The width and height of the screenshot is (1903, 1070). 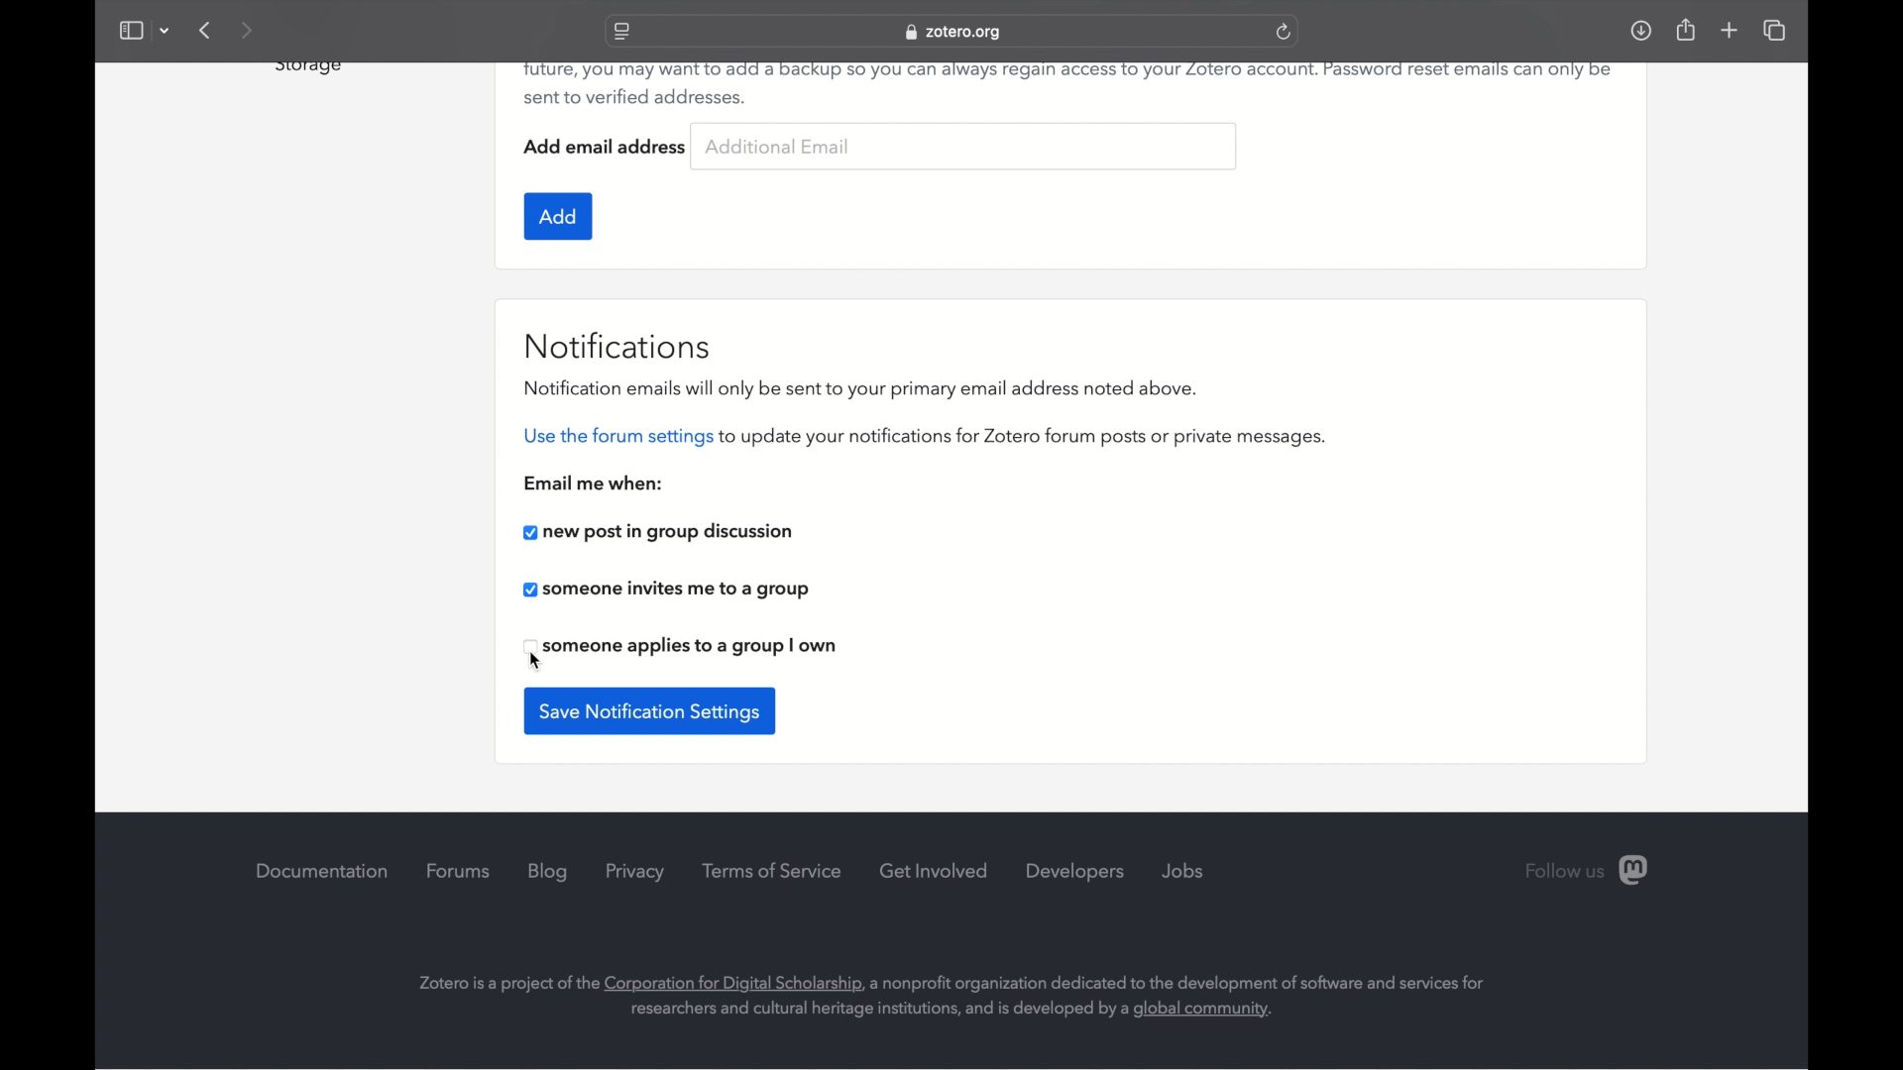 I want to click on downloads, so click(x=1640, y=30).